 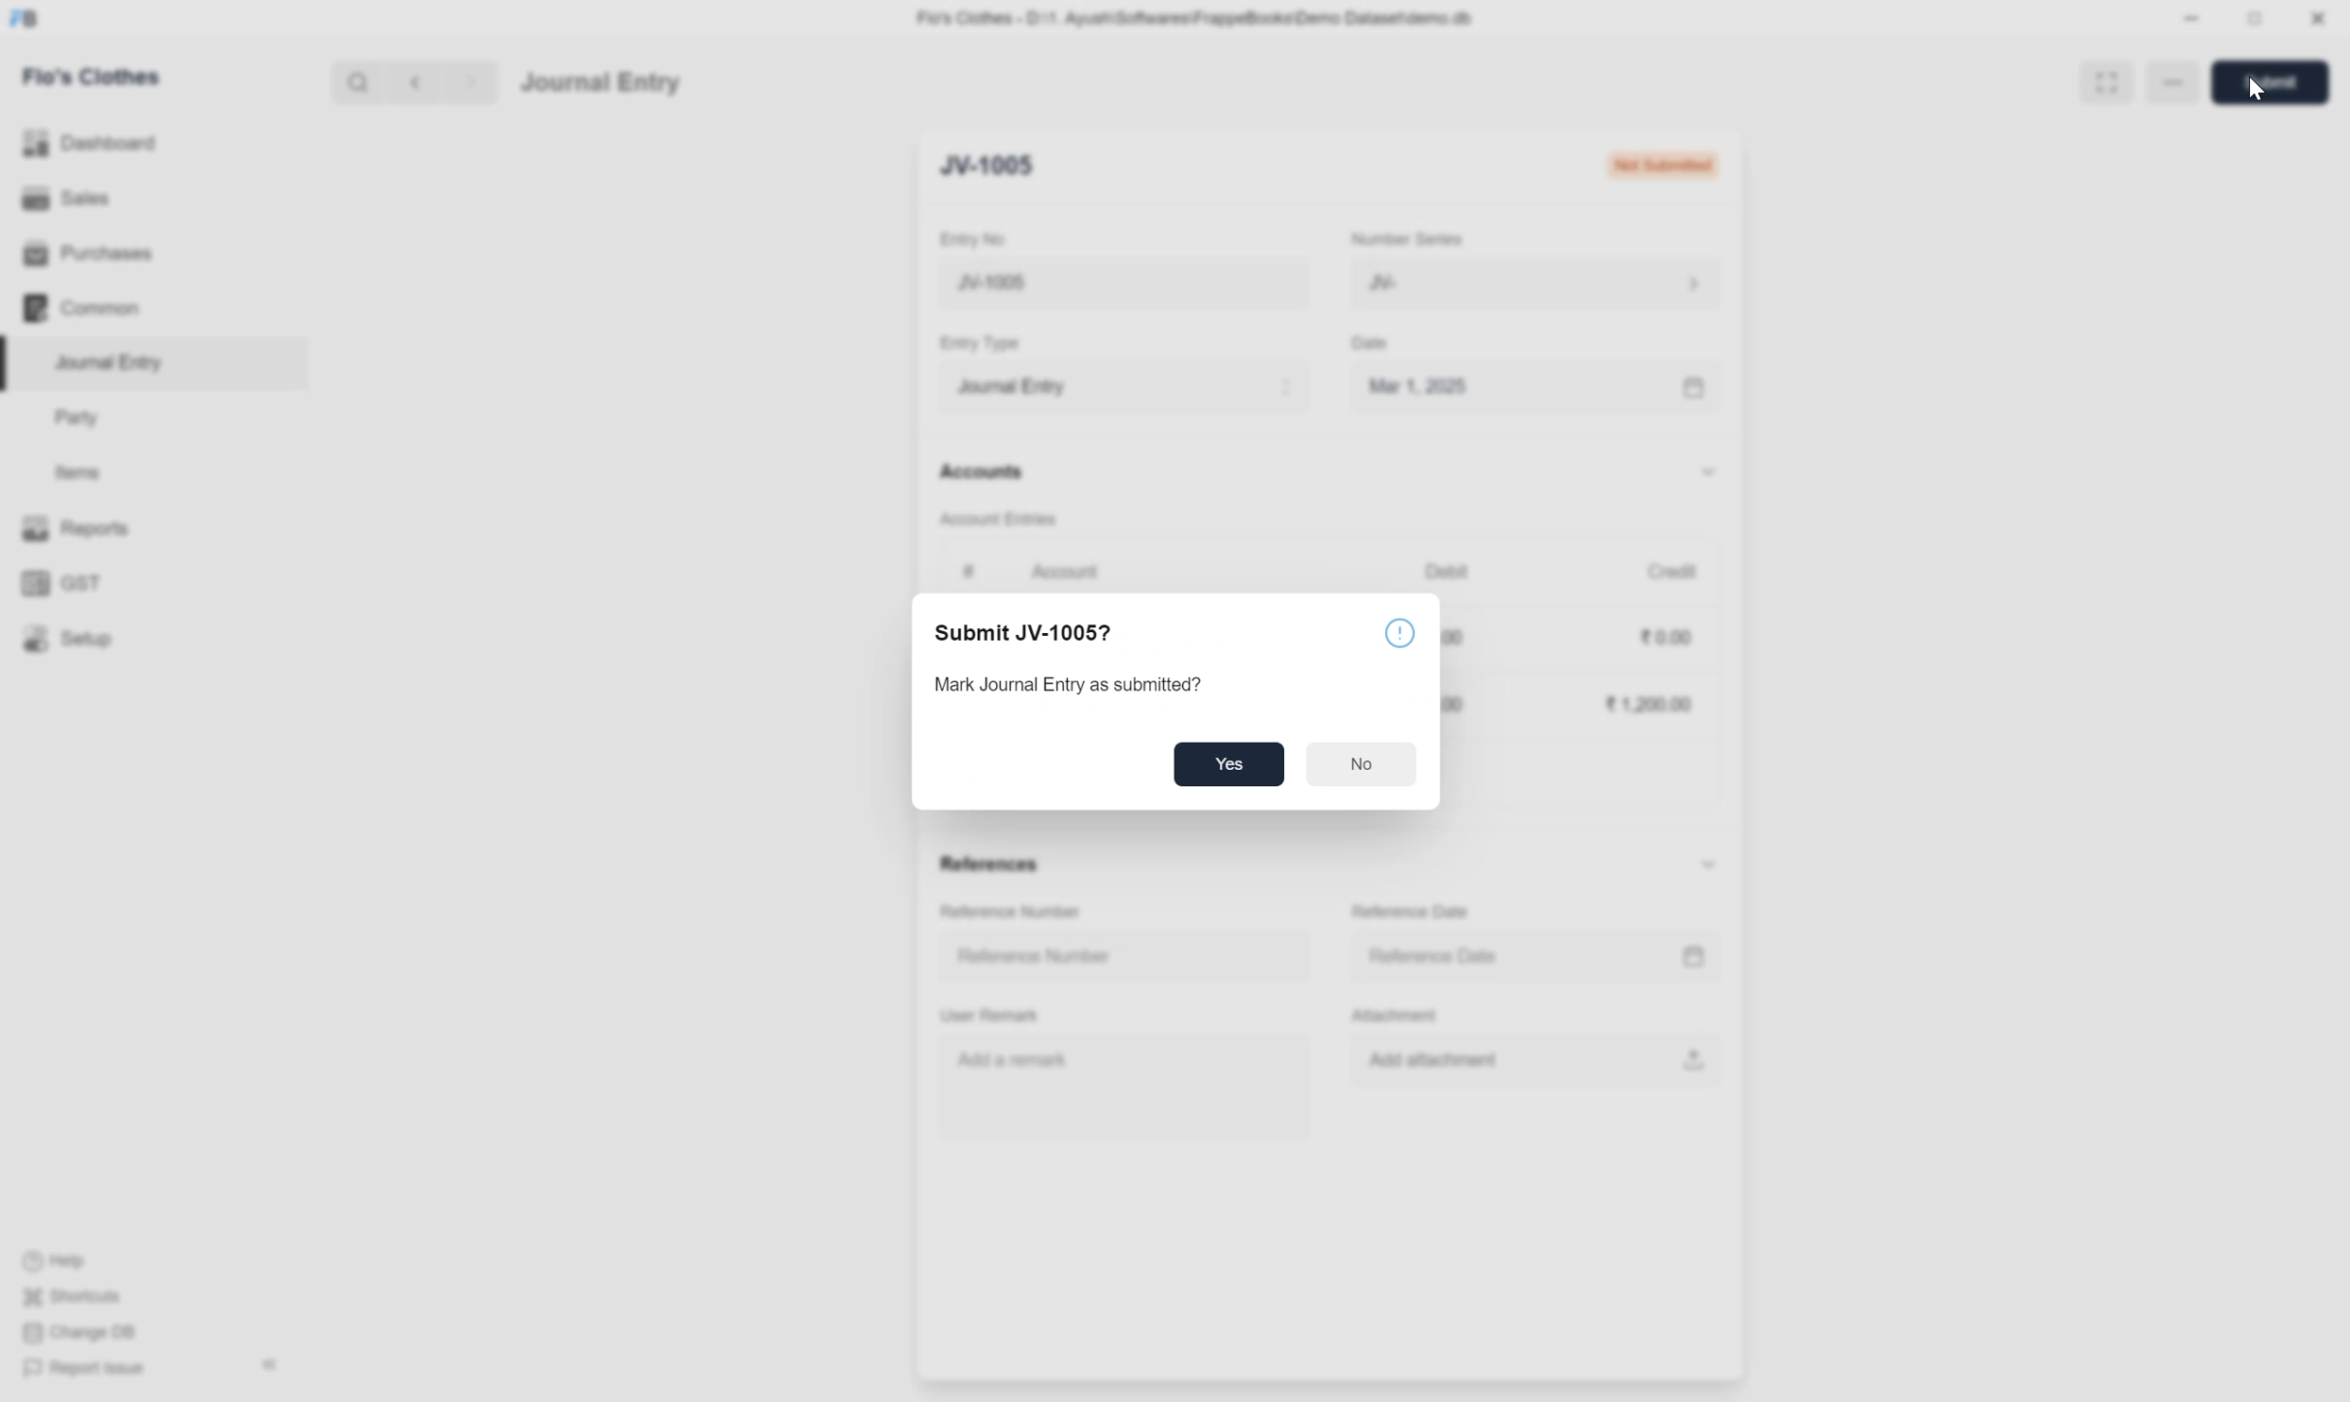 I want to click on Mark Journal Entry as submitted?, so click(x=1088, y=682).